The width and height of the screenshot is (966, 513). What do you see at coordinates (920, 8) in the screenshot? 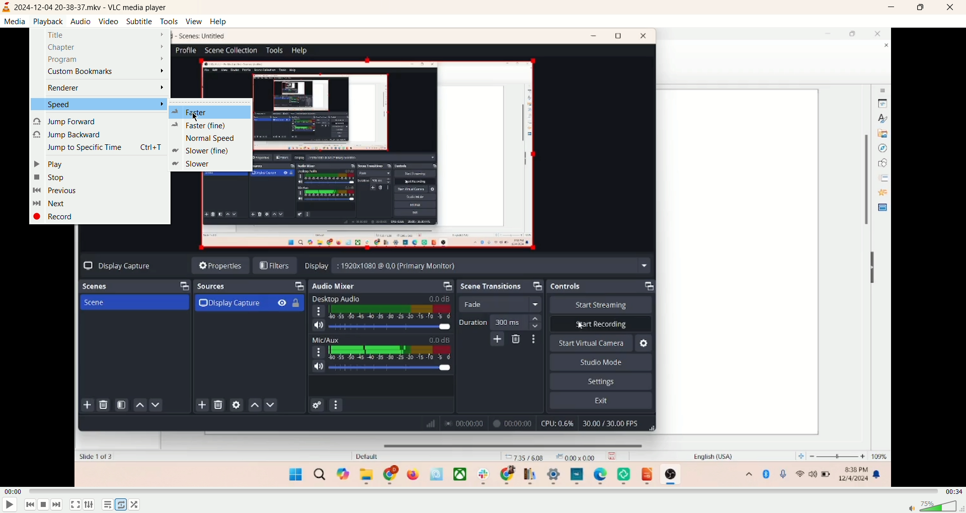
I see `maximize` at bounding box center [920, 8].